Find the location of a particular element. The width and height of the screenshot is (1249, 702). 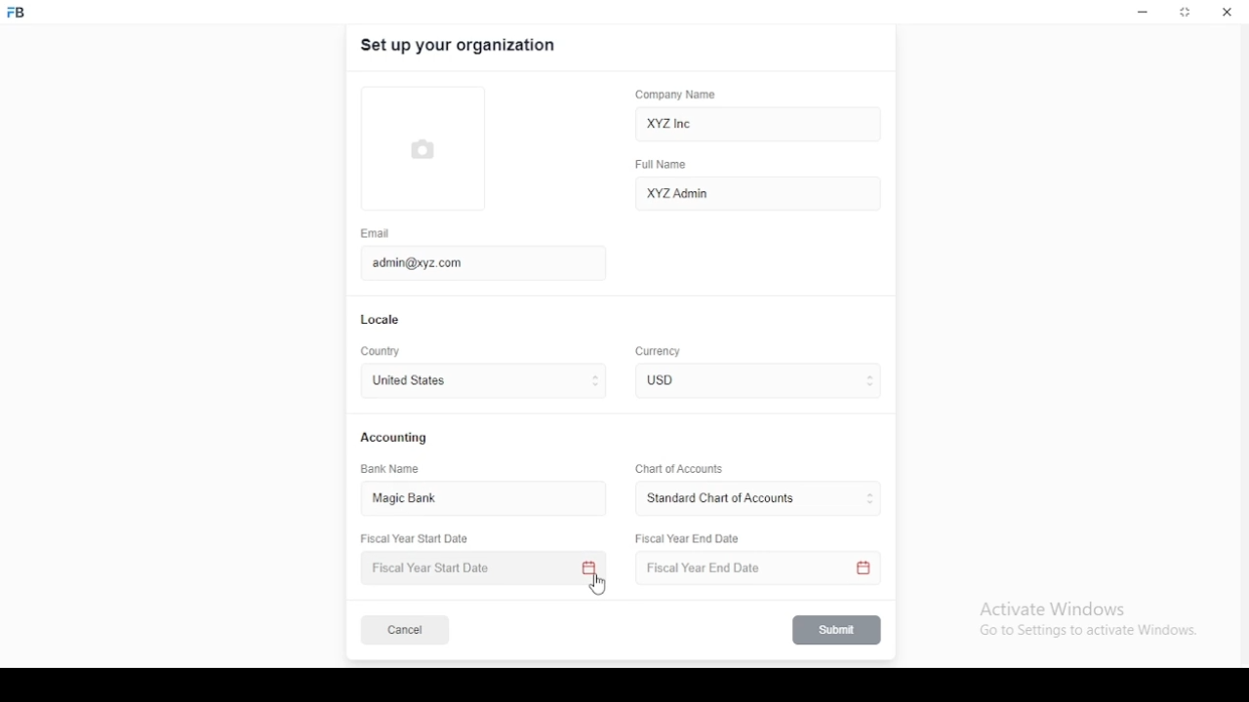

set up your organization is located at coordinates (460, 46).